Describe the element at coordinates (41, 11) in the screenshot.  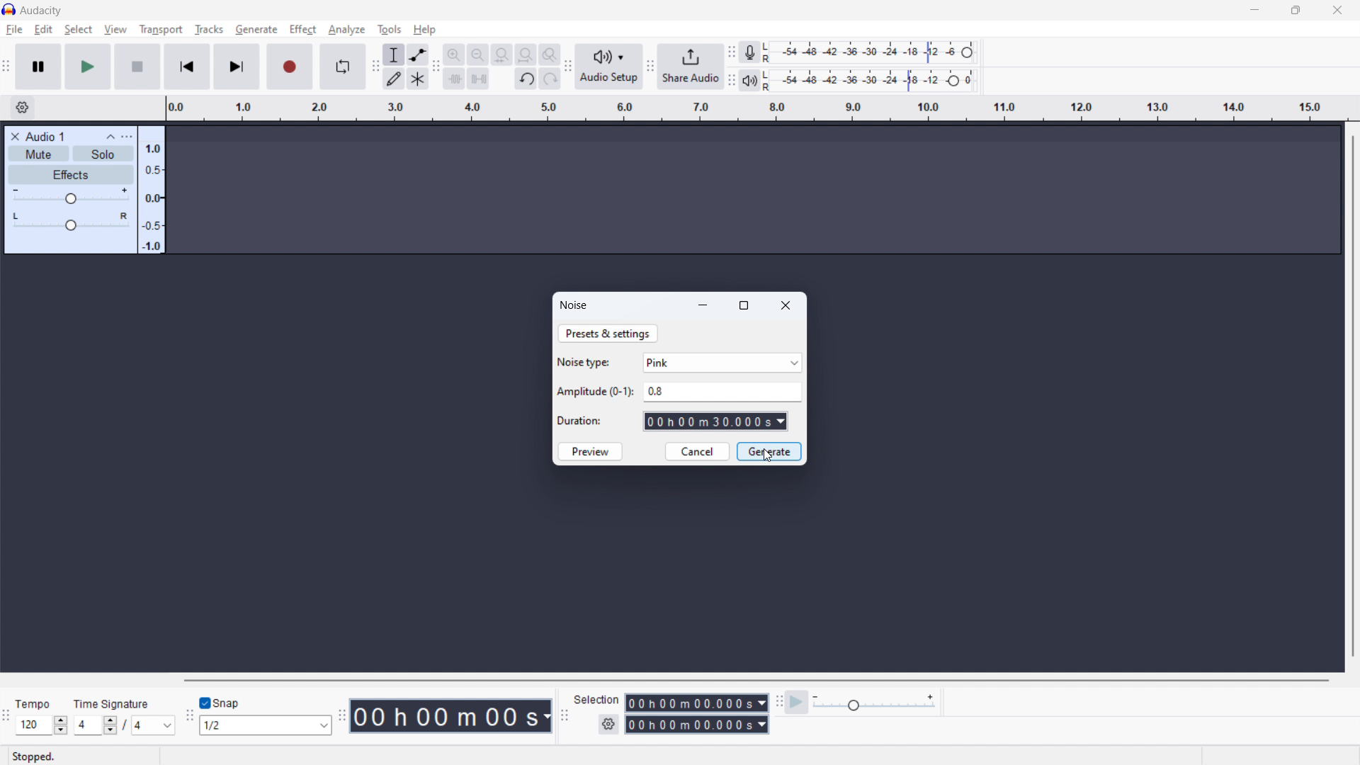
I see `title` at that location.